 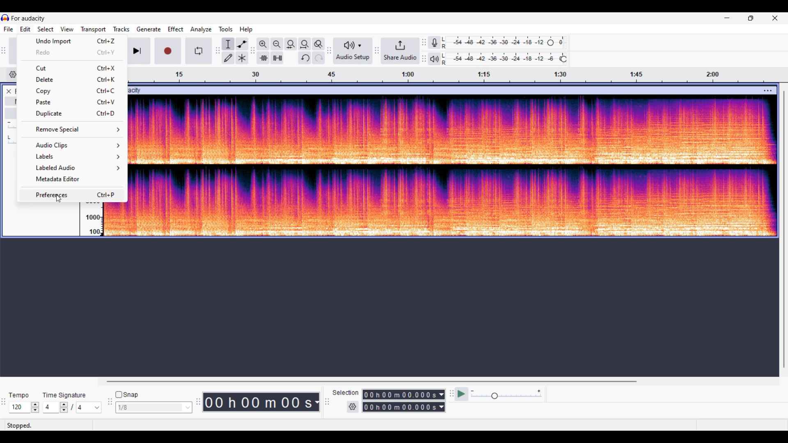 I want to click on Enable looping, so click(x=199, y=51).